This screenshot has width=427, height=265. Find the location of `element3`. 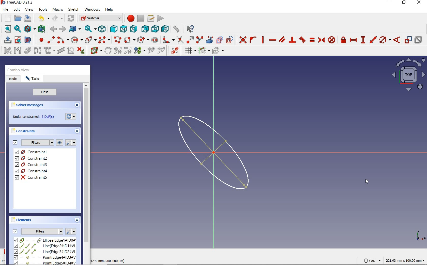

element3 is located at coordinates (44, 252).